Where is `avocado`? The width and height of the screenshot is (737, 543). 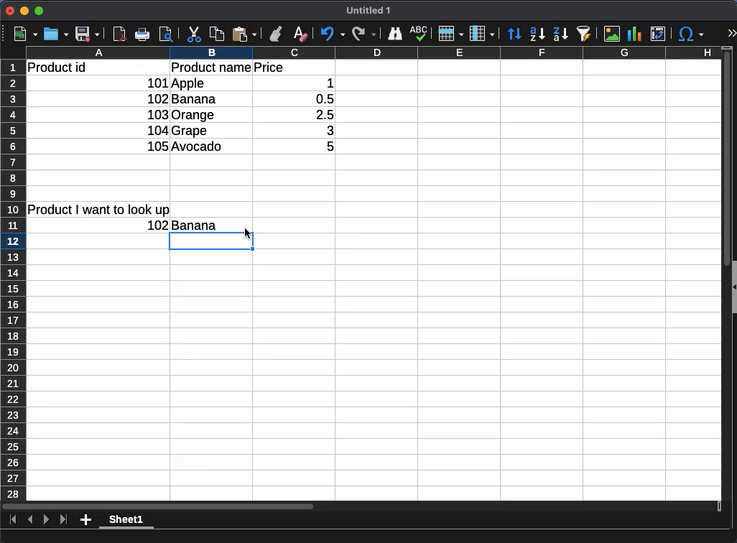 avocado is located at coordinates (199, 147).